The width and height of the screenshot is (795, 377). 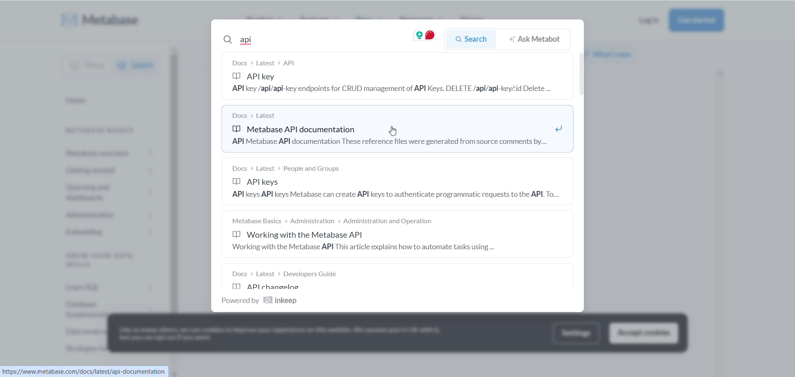 What do you see at coordinates (540, 39) in the screenshot?
I see `ask metabot button` at bounding box center [540, 39].